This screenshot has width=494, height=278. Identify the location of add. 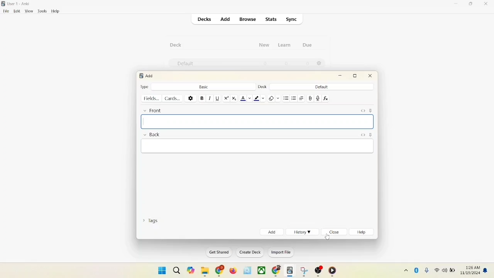
(271, 232).